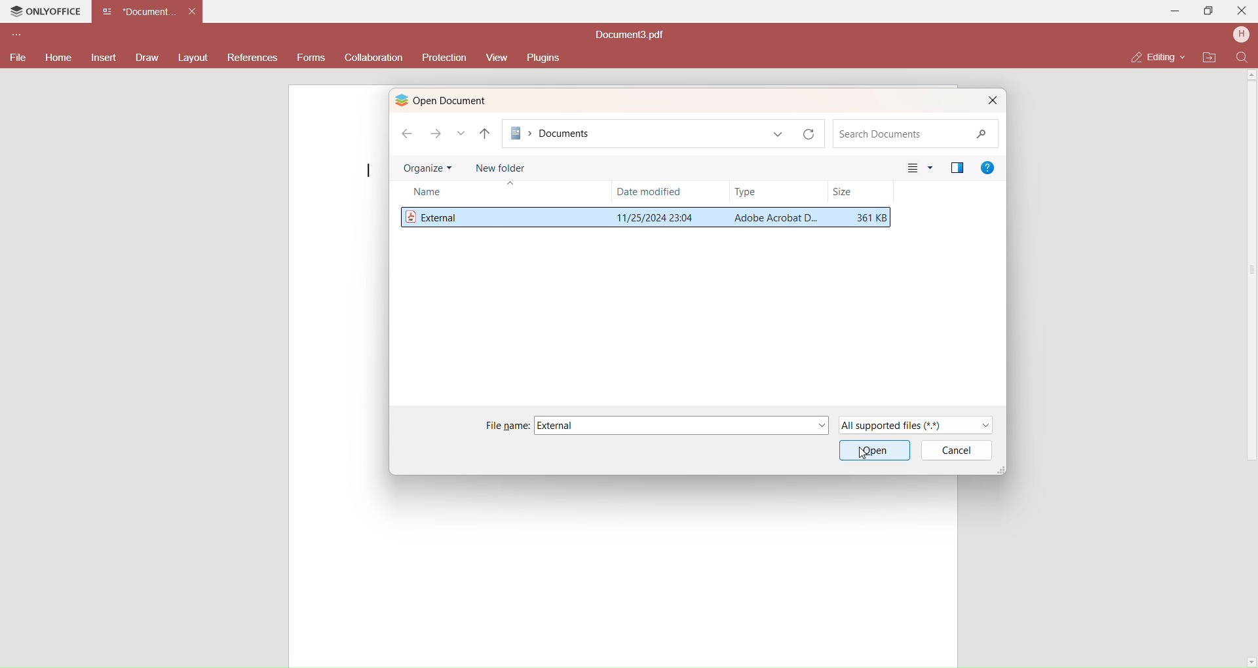 The height and width of the screenshot is (668, 1258). What do you see at coordinates (1242, 58) in the screenshot?
I see `Find` at bounding box center [1242, 58].